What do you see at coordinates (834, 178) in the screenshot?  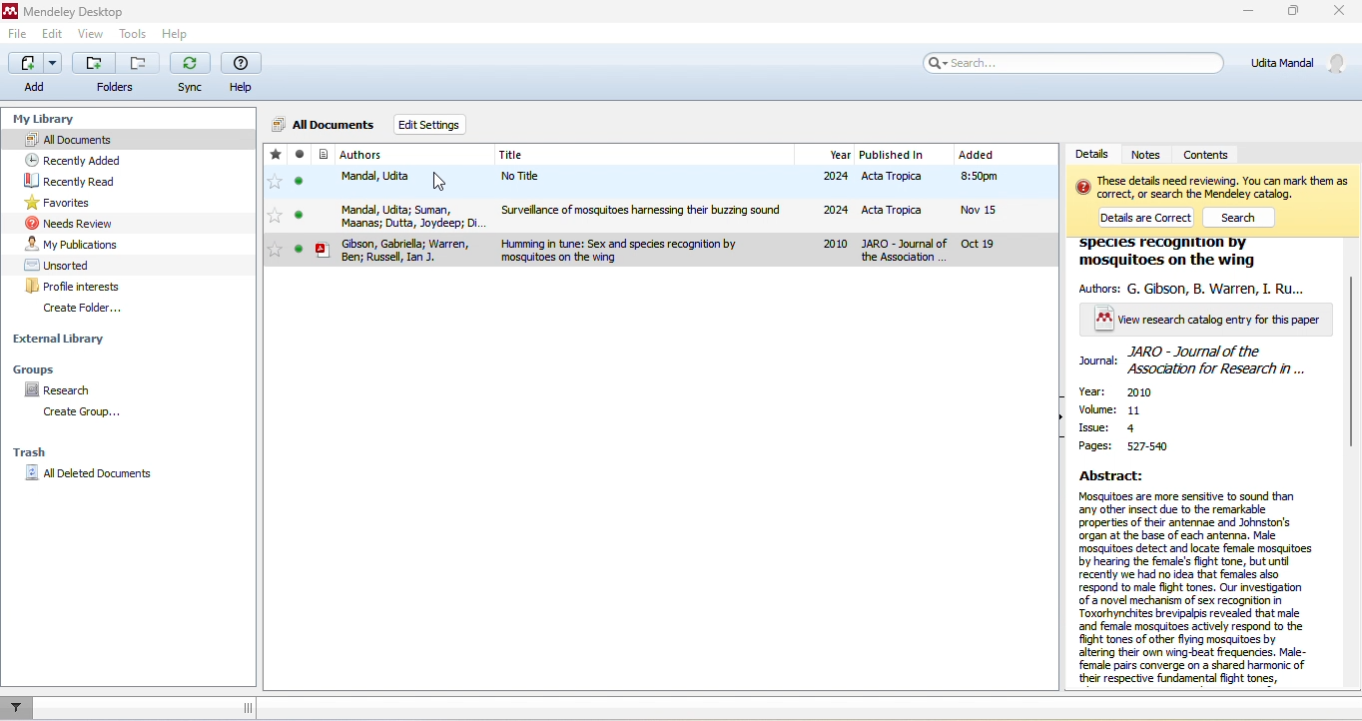 I see `2024` at bounding box center [834, 178].